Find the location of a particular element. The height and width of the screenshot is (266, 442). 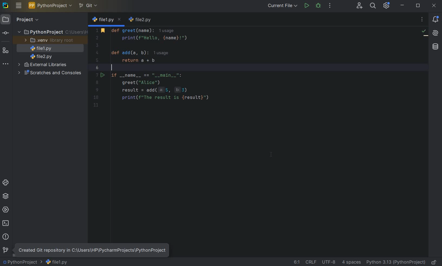

line separator is located at coordinates (311, 261).